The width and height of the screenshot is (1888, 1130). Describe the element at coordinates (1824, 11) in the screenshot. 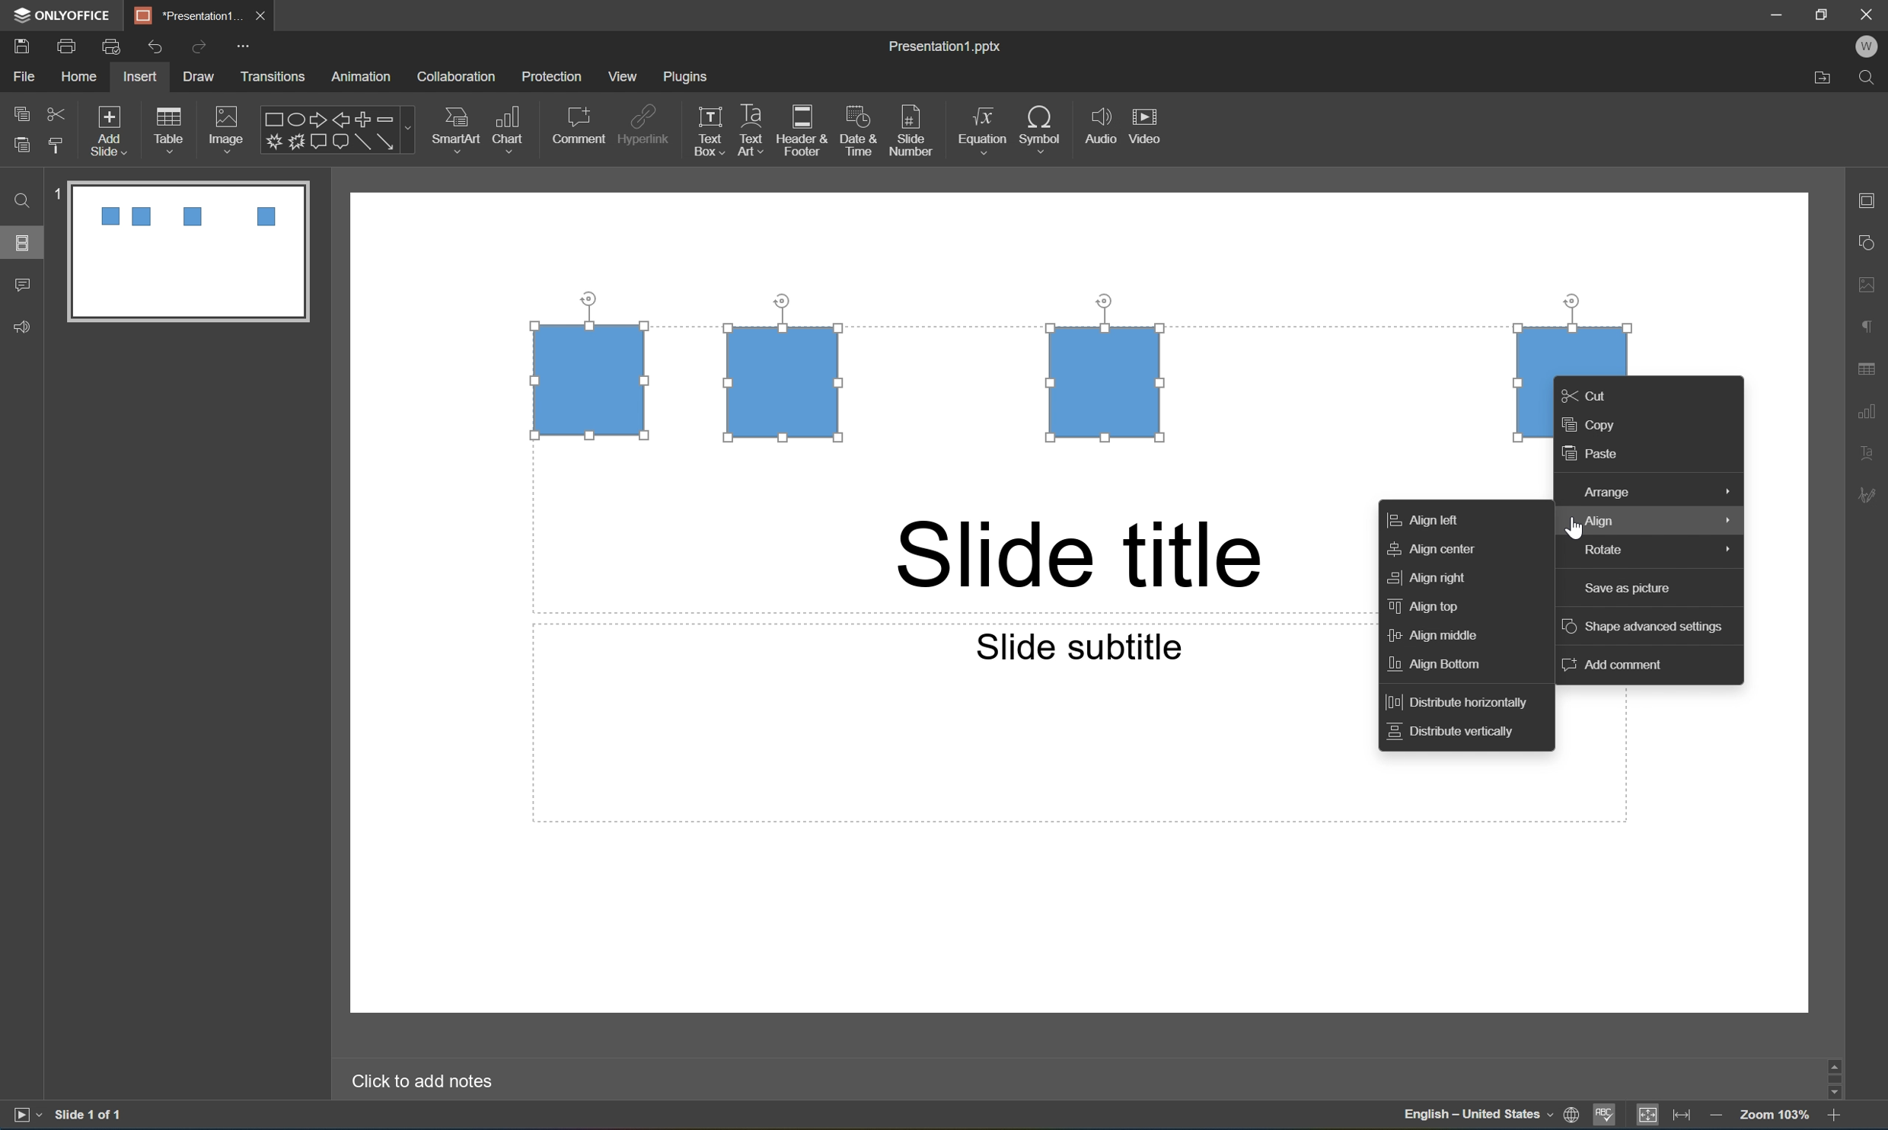

I see `restore down` at that location.